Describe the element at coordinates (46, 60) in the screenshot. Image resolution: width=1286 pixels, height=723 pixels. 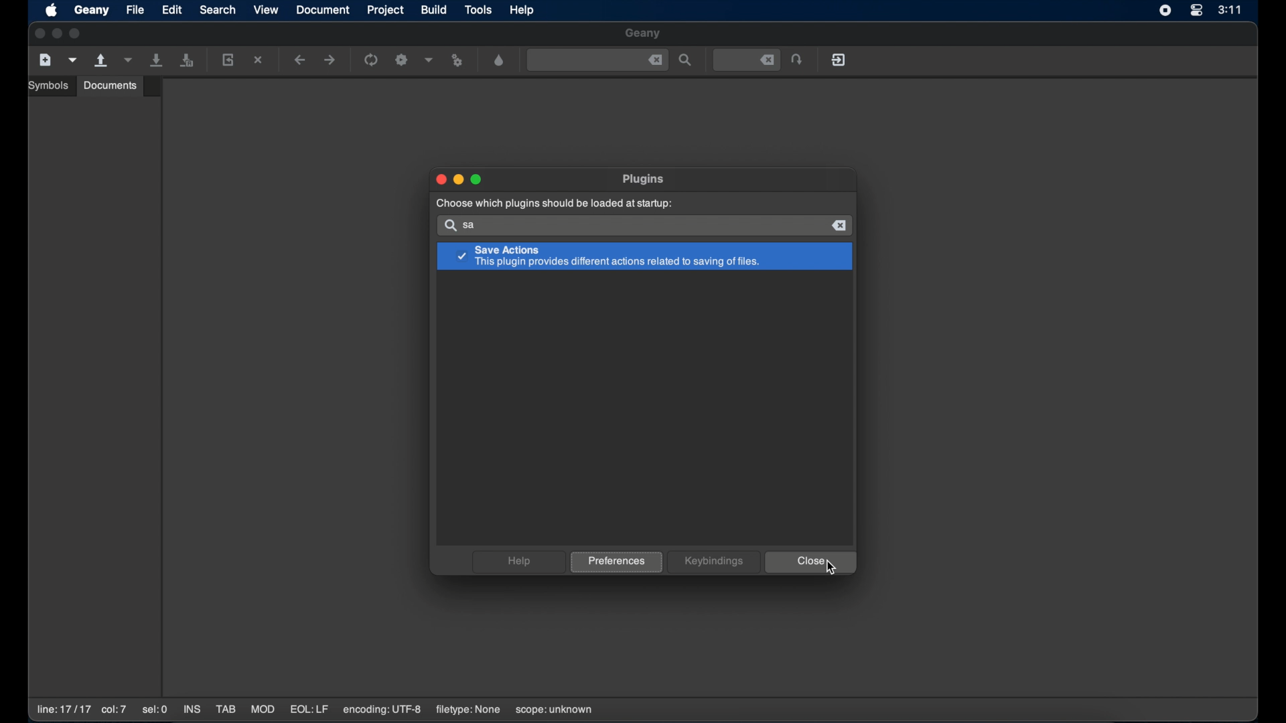
I see `create a new file` at that location.